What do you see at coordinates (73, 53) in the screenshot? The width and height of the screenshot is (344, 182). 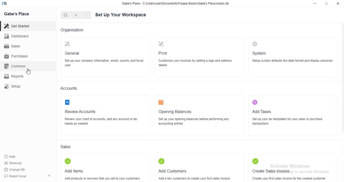 I see `General` at bounding box center [73, 53].